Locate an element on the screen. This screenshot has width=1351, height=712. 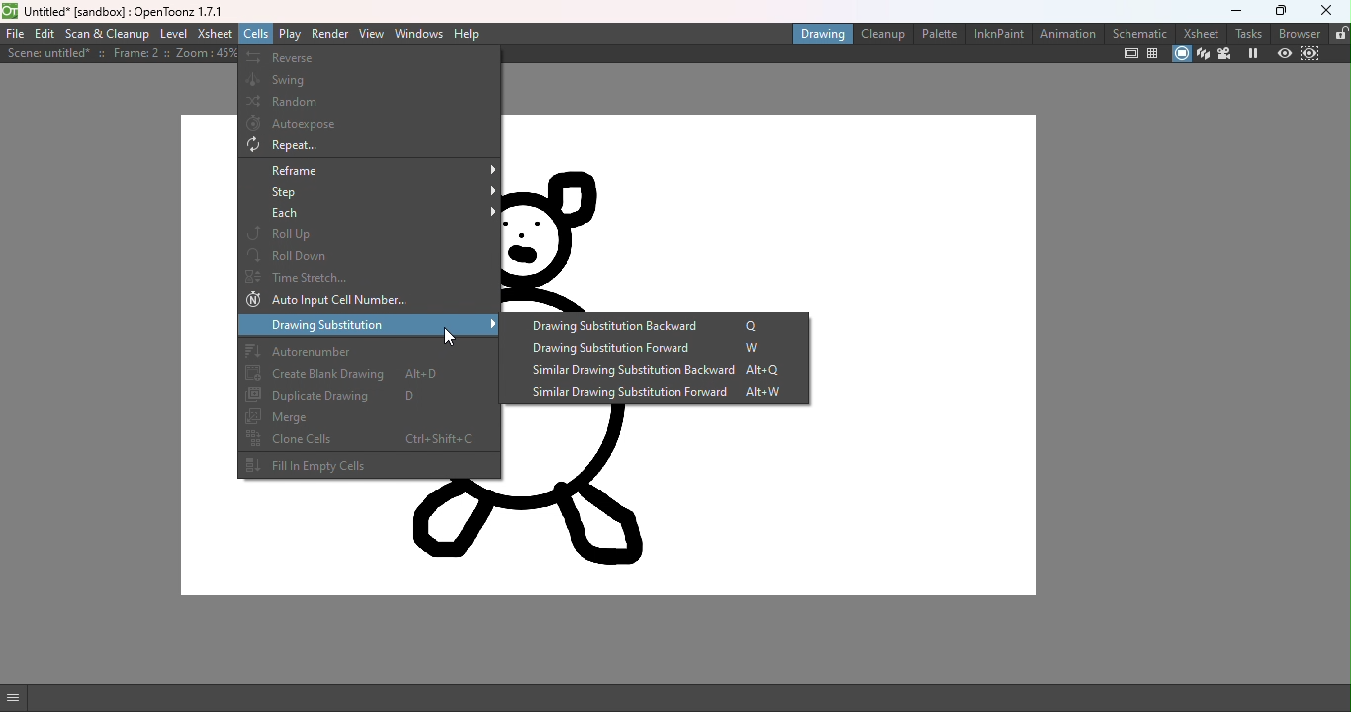
Reverse is located at coordinates (369, 58).